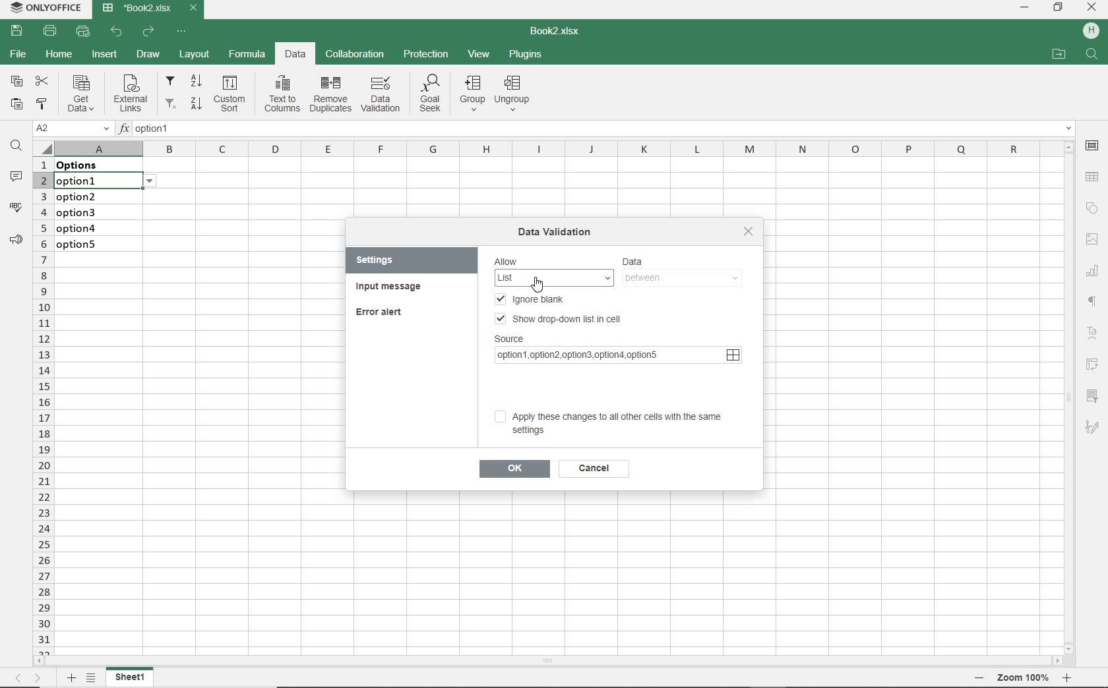  Describe the element at coordinates (526, 55) in the screenshot. I see `PLUGINS` at that location.